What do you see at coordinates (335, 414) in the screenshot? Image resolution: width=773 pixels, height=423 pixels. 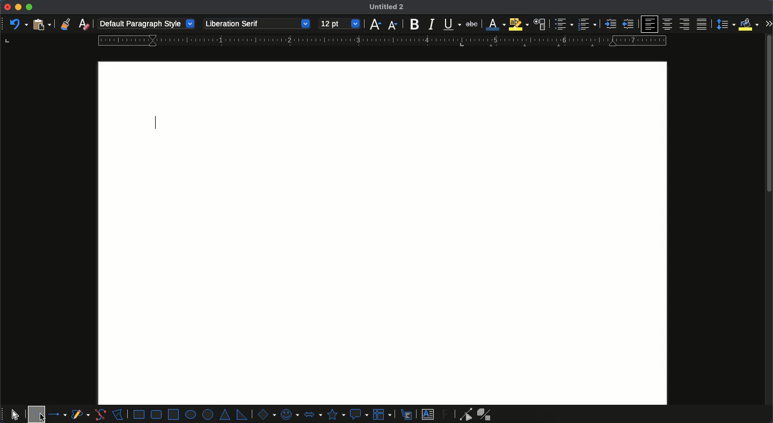 I see `stars and banners` at bounding box center [335, 414].